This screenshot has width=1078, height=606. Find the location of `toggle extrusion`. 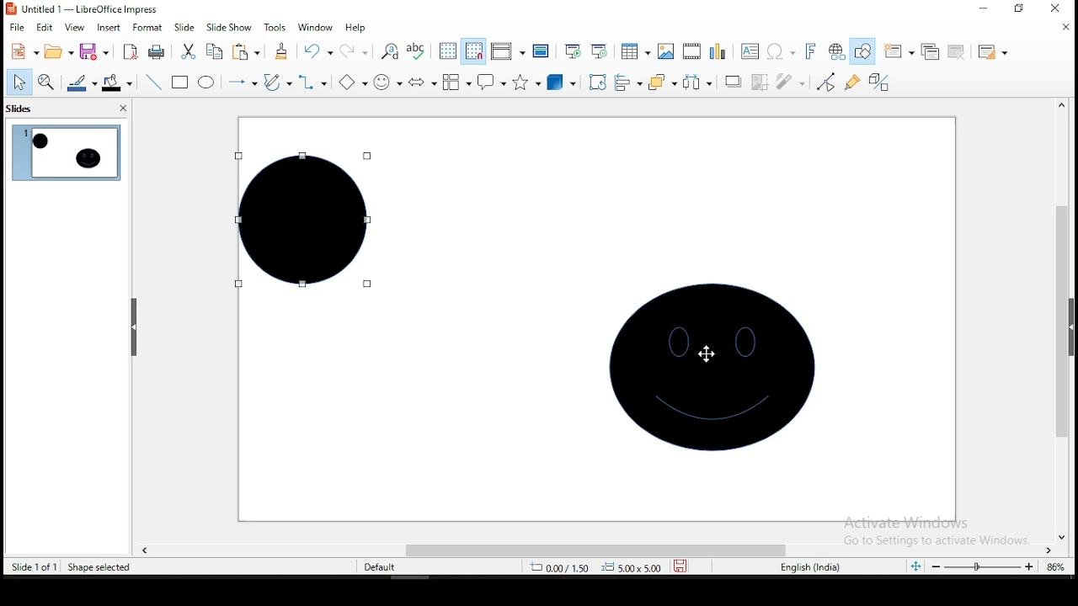

toggle extrusion is located at coordinates (879, 84).